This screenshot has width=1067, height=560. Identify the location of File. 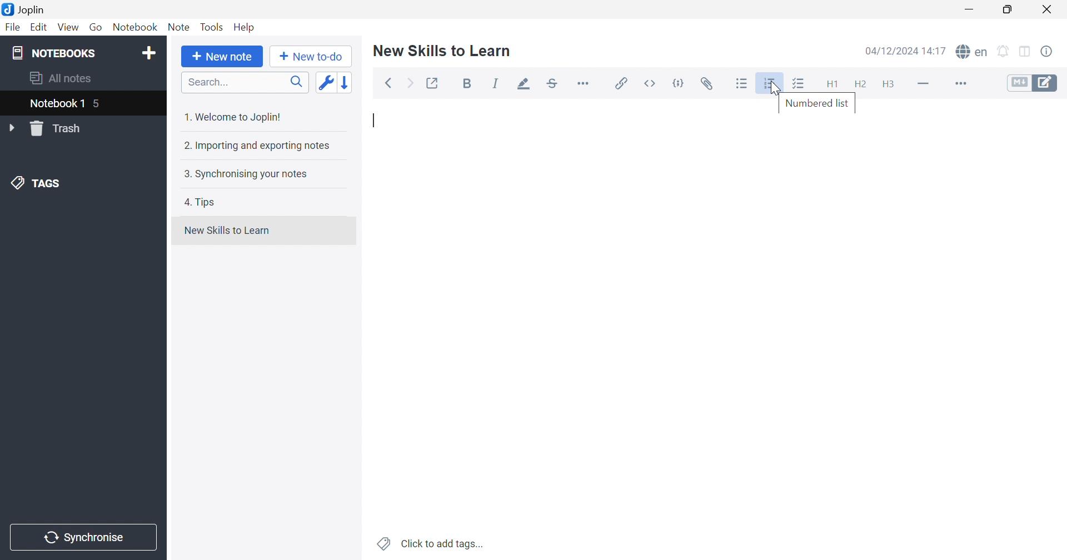
(13, 27).